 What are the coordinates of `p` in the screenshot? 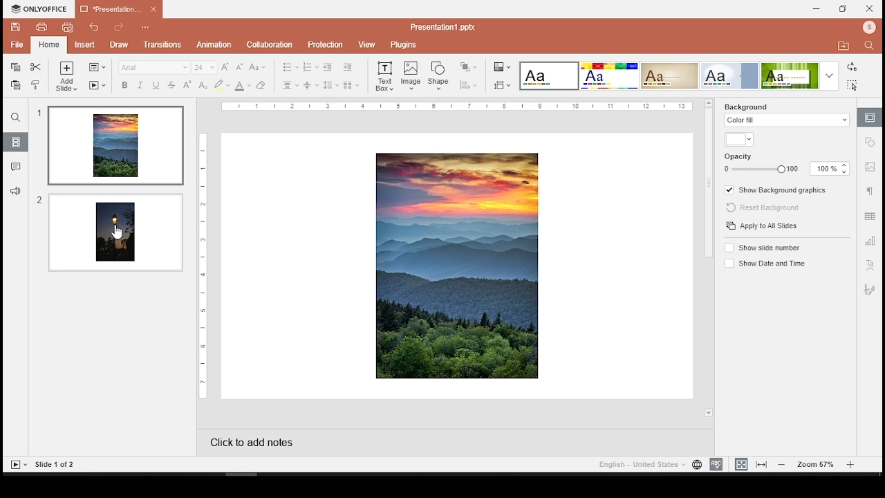 It's located at (324, 43).